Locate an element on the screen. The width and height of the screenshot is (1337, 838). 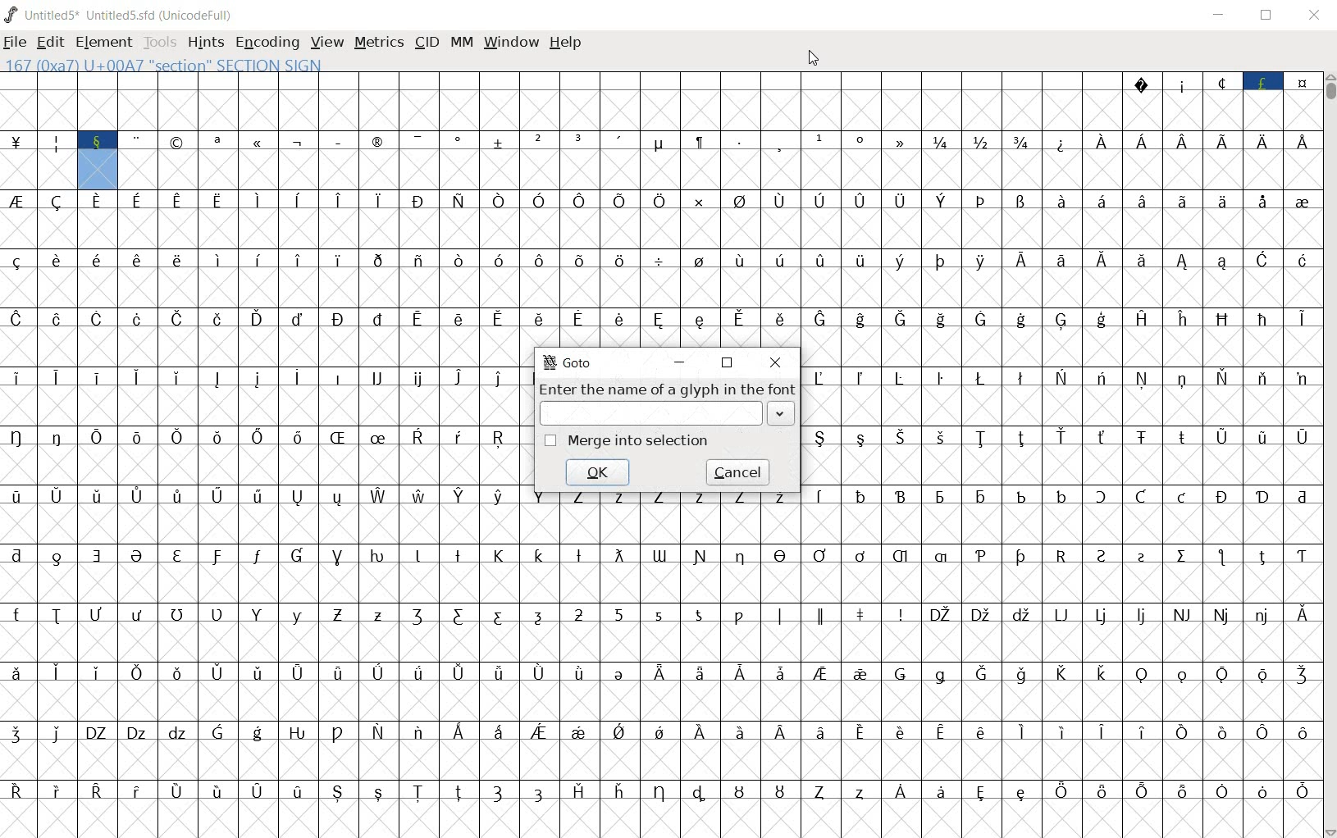
Latin extended characters is located at coordinates (1200, 162).